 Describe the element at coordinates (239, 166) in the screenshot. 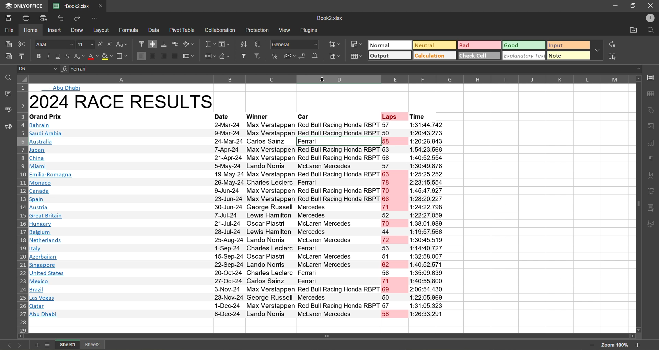

I see `| Miami 55-May-24 Lando Norris McLaren Mercedes 57 1:30:49.876` at that location.